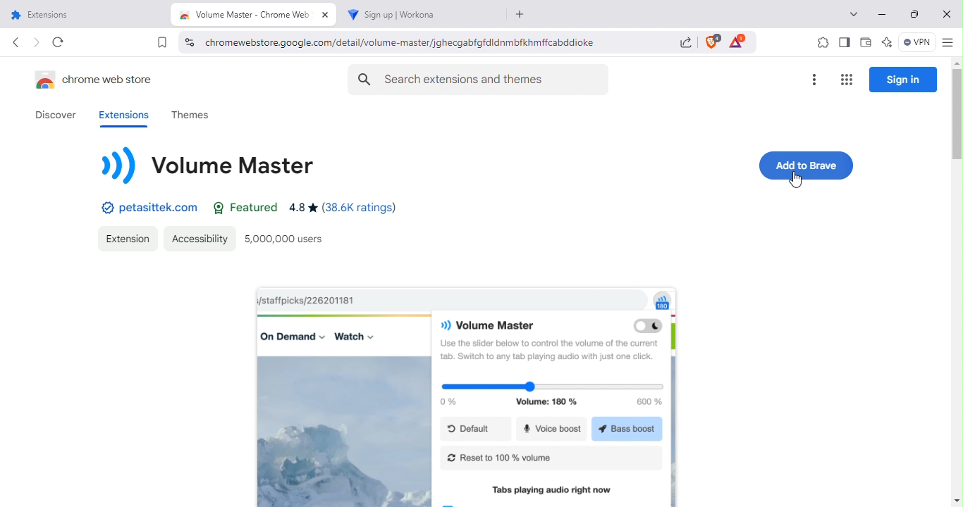 This screenshot has width=963, height=507. What do you see at coordinates (904, 79) in the screenshot?
I see `Sign in` at bounding box center [904, 79].